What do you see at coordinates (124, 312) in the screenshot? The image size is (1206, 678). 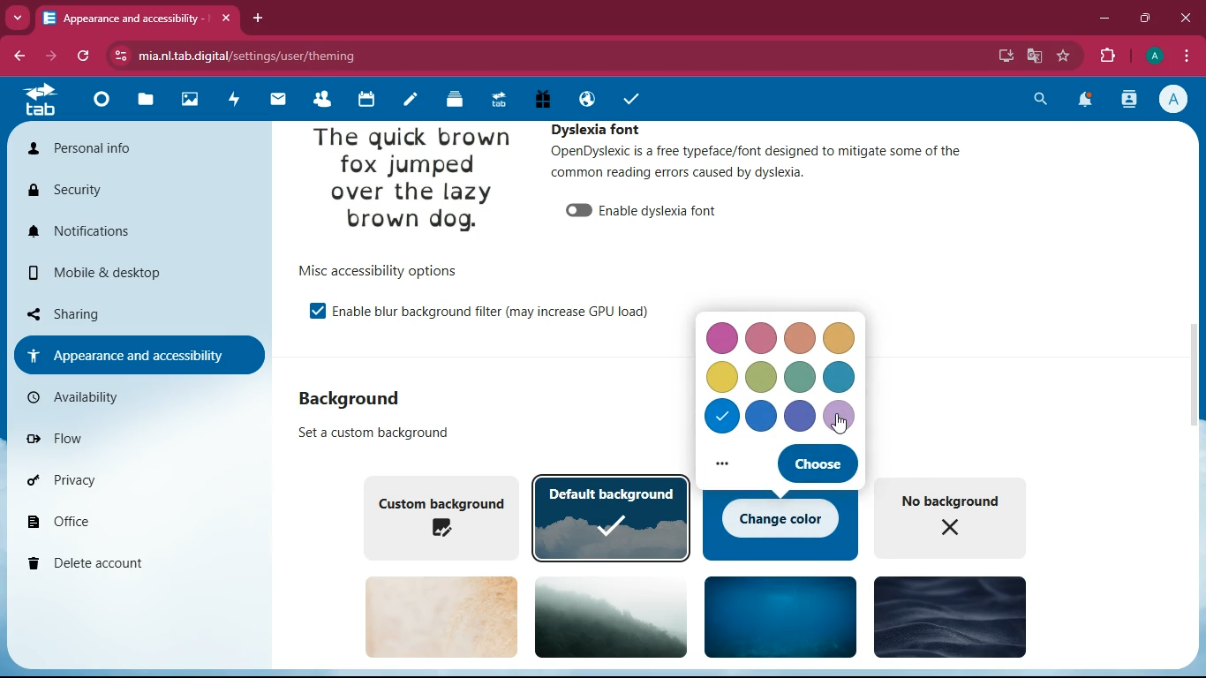 I see `sharing` at bounding box center [124, 312].